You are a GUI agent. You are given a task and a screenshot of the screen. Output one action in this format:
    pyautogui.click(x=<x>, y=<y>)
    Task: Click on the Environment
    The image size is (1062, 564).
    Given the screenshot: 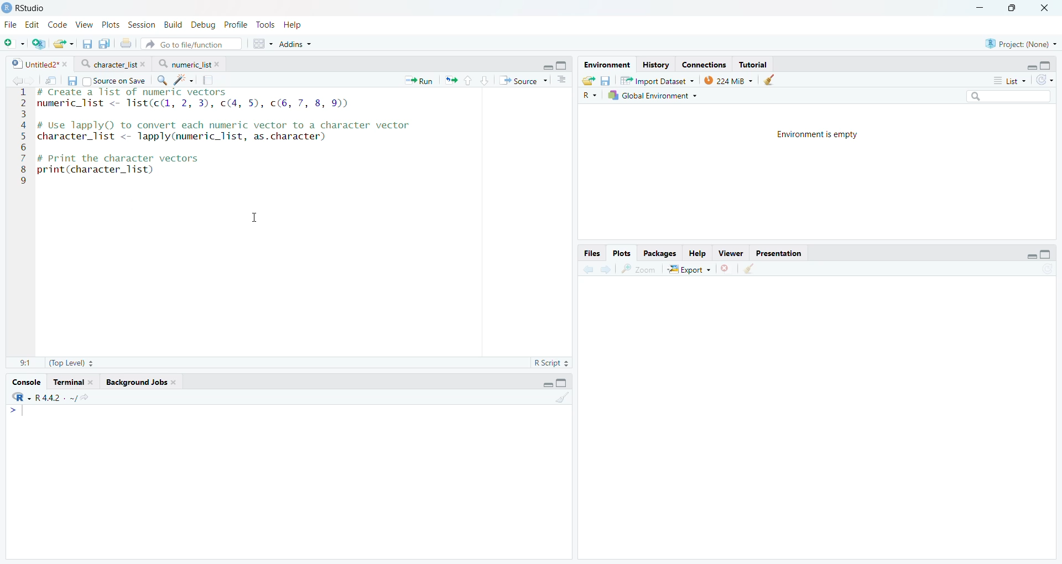 What is the action you would take?
    pyautogui.click(x=606, y=64)
    